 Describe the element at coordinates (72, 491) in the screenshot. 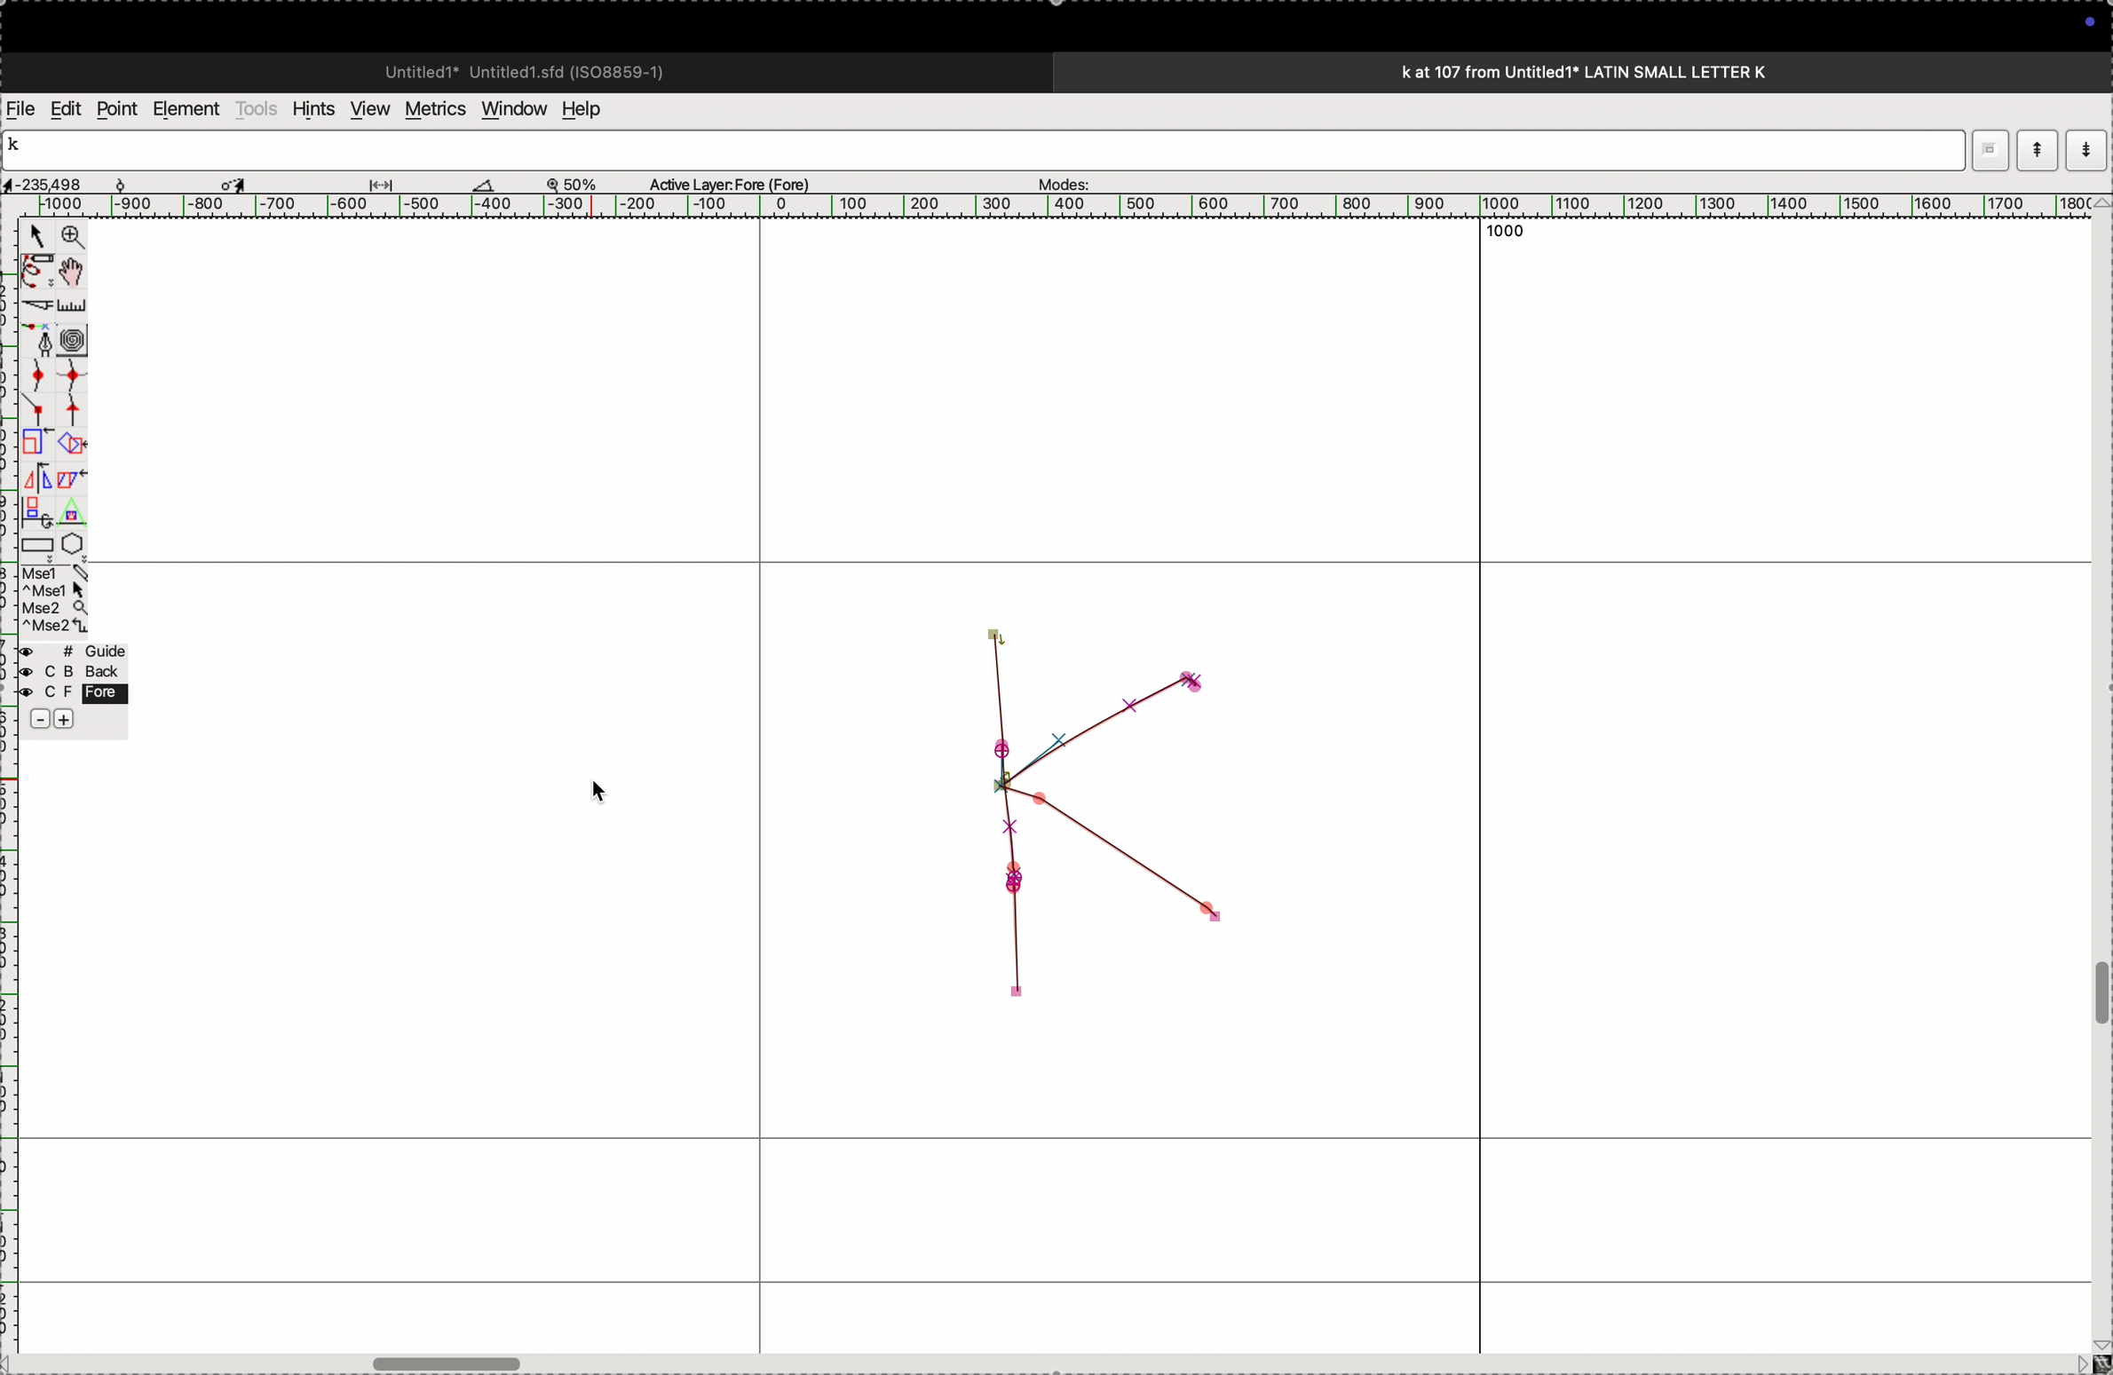

I see `apply` at that location.